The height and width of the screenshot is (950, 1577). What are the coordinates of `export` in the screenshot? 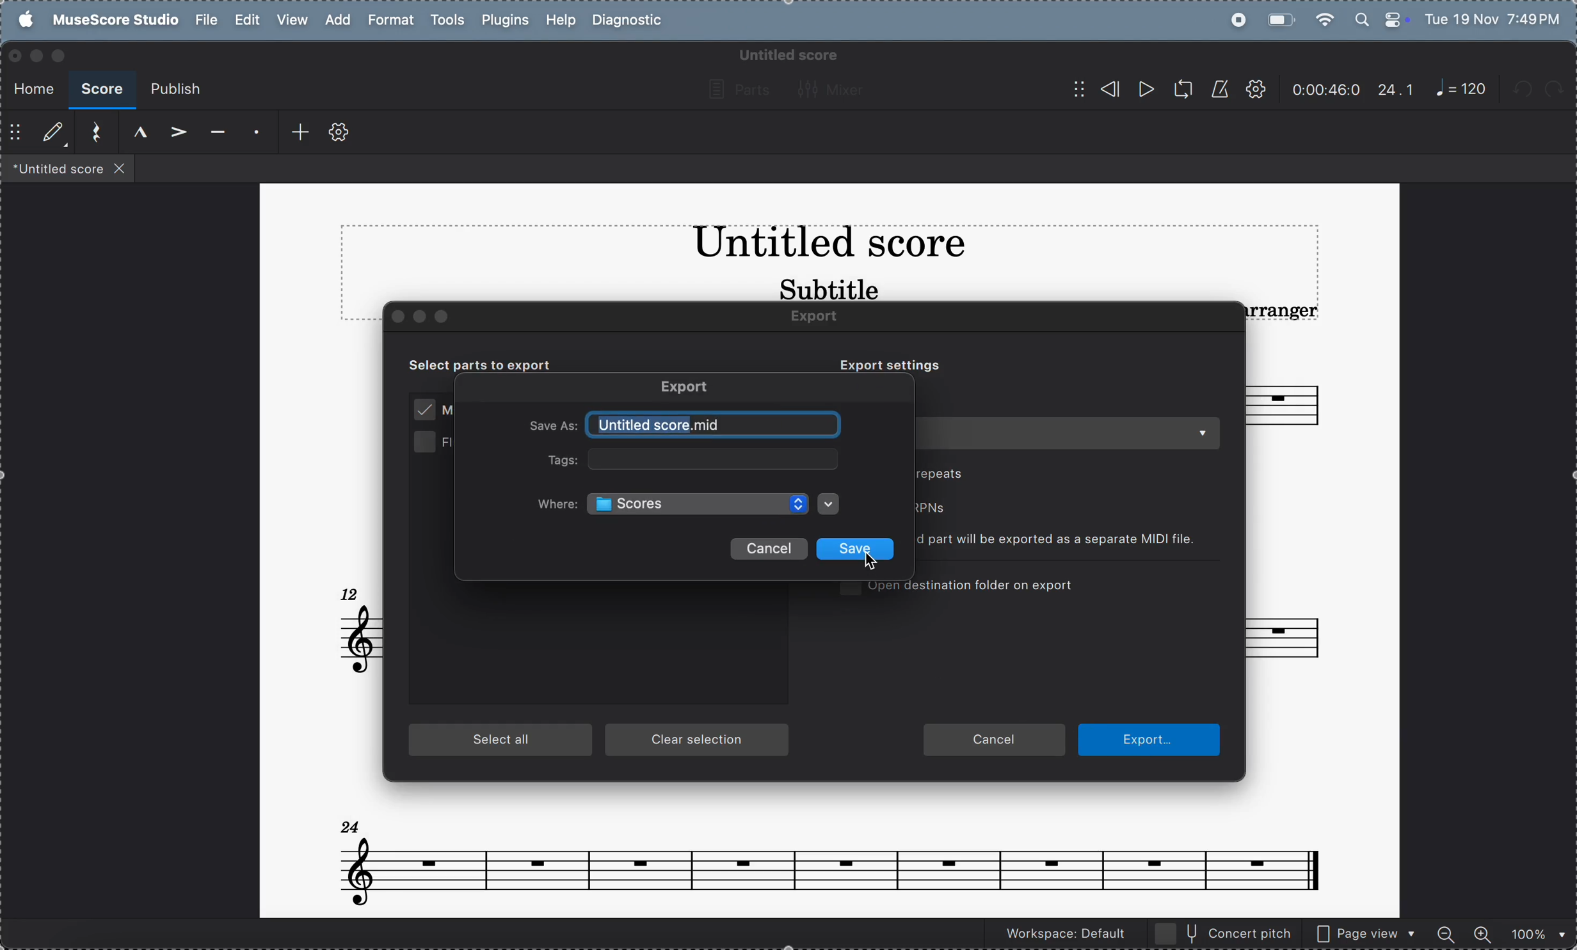 It's located at (1155, 740).